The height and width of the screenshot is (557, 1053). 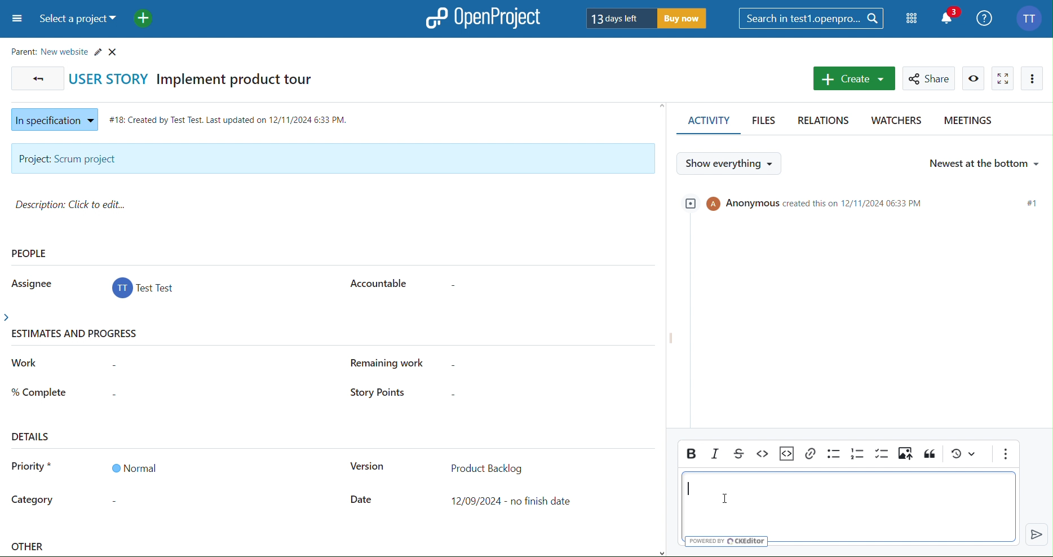 I want to click on Create, so click(x=853, y=78).